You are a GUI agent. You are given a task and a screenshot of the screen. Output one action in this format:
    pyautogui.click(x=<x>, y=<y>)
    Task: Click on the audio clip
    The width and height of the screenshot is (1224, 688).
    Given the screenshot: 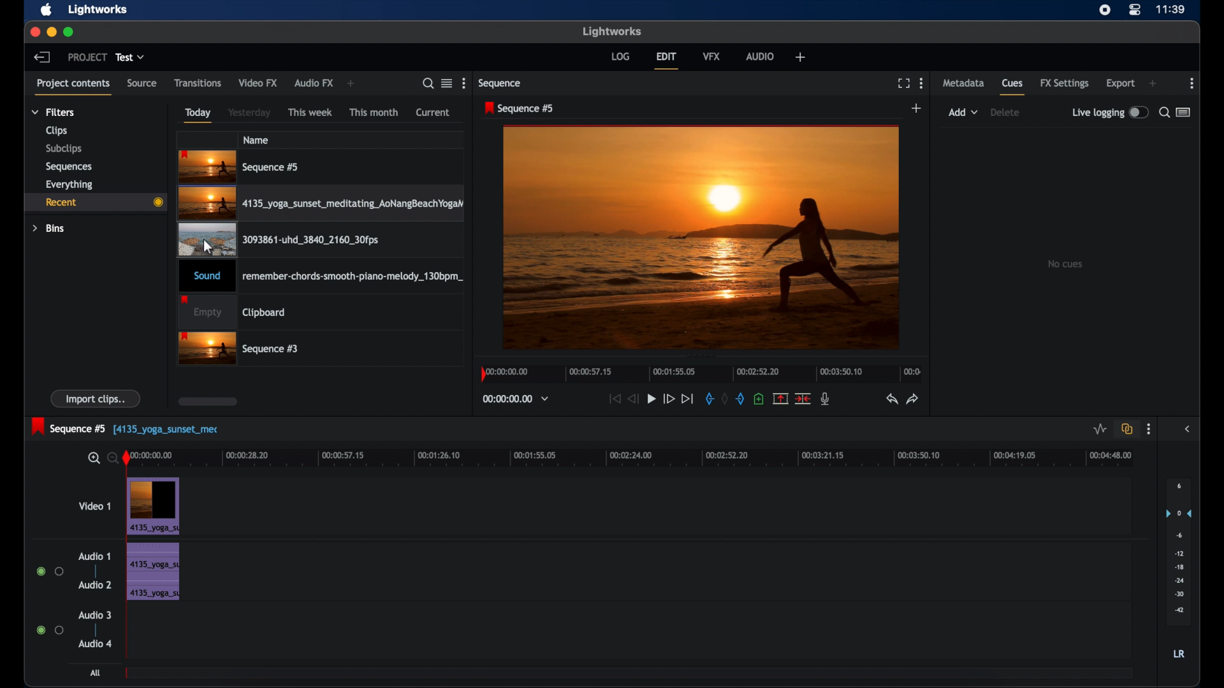 What is the action you would take?
    pyautogui.click(x=154, y=573)
    